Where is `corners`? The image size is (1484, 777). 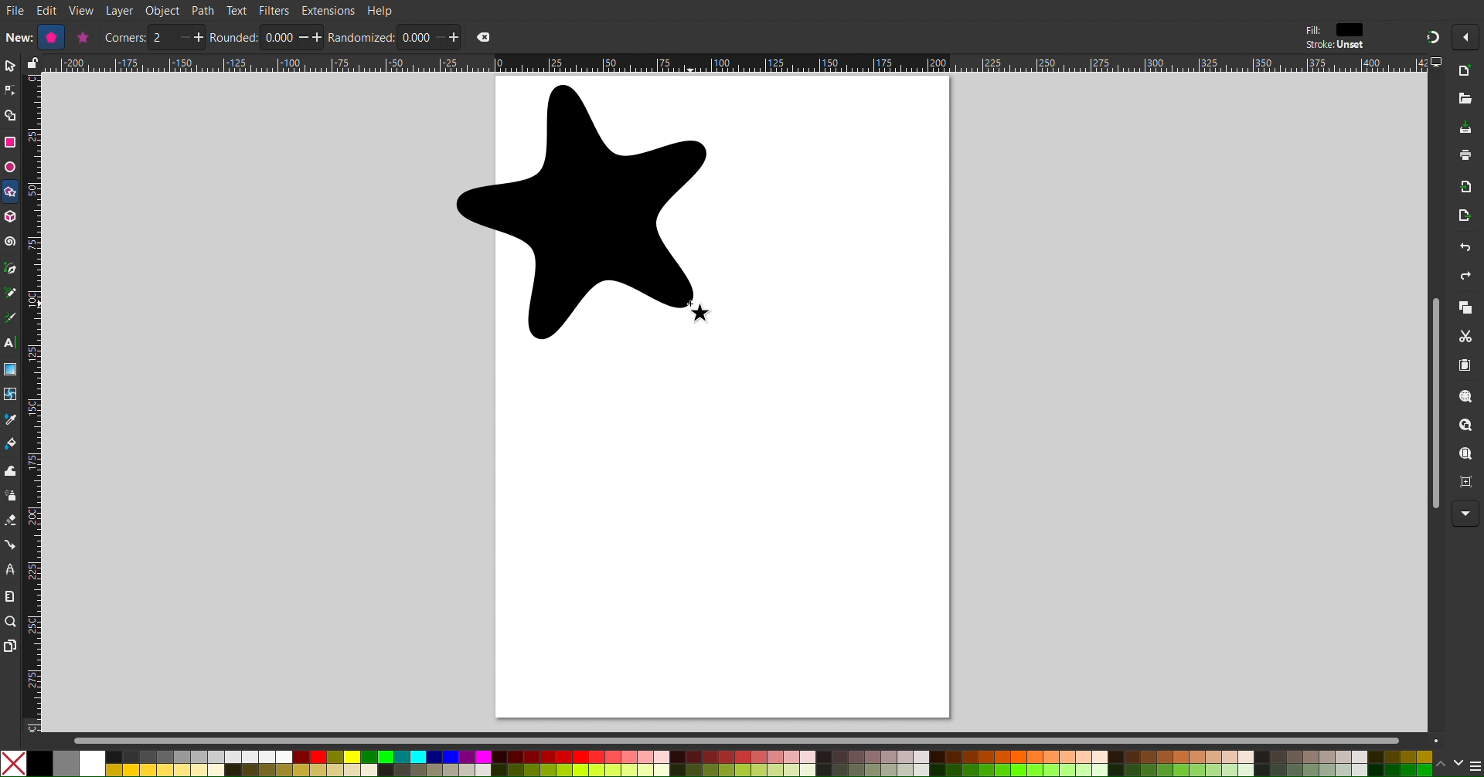 corners is located at coordinates (124, 38).